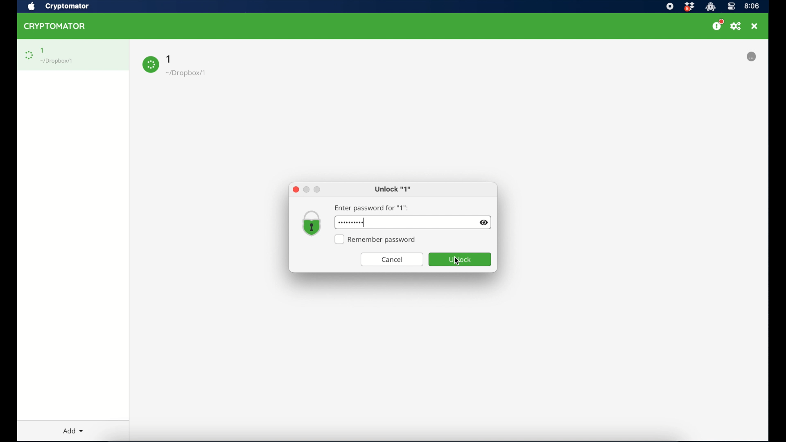  I want to click on close, so click(295, 189).